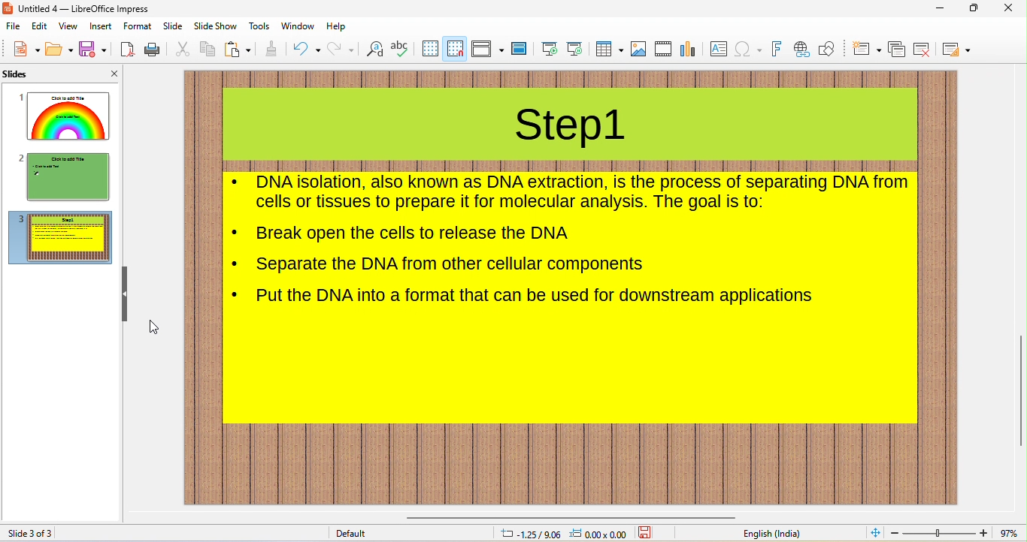 The height and width of the screenshot is (542, 1027). Describe the element at coordinates (1009, 533) in the screenshot. I see `97%` at that location.